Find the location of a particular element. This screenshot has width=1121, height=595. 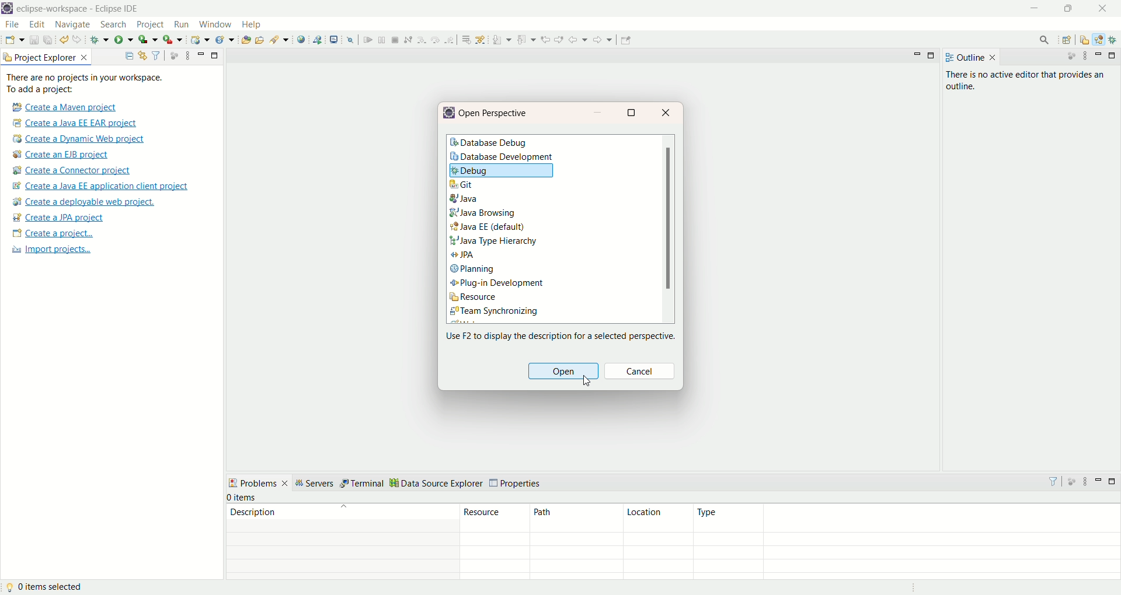

open a terminal is located at coordinates (333, 39).